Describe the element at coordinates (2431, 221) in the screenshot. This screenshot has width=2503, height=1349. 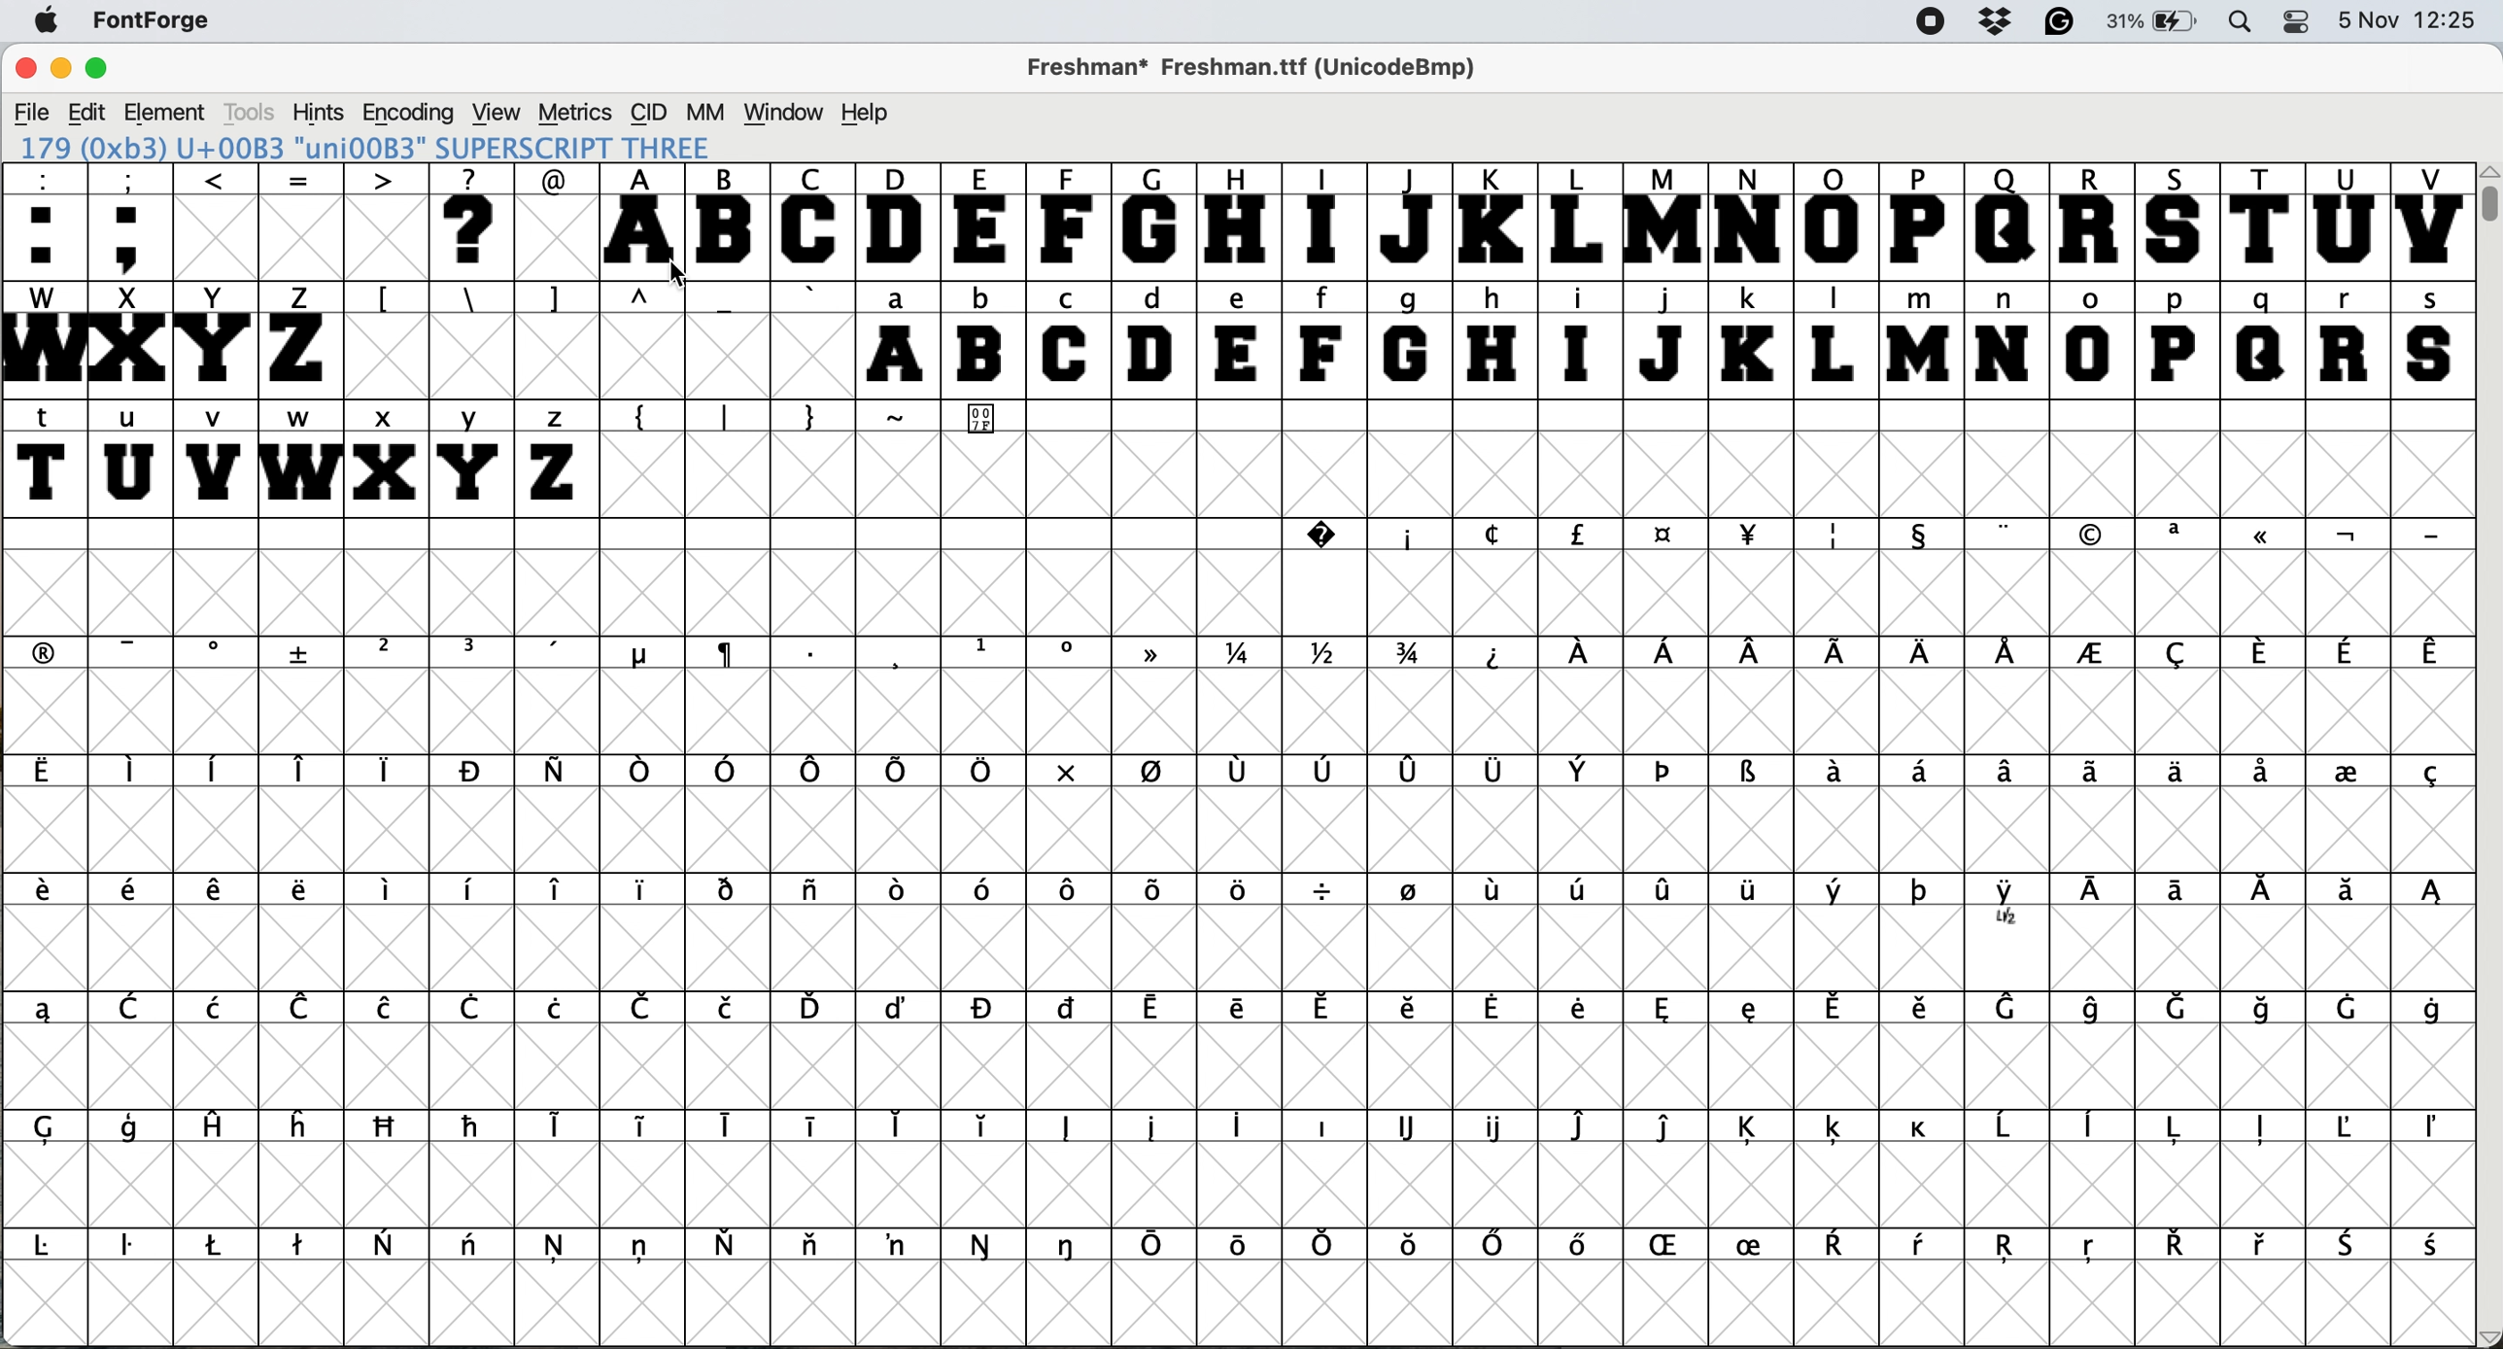
I see `V` at that location.